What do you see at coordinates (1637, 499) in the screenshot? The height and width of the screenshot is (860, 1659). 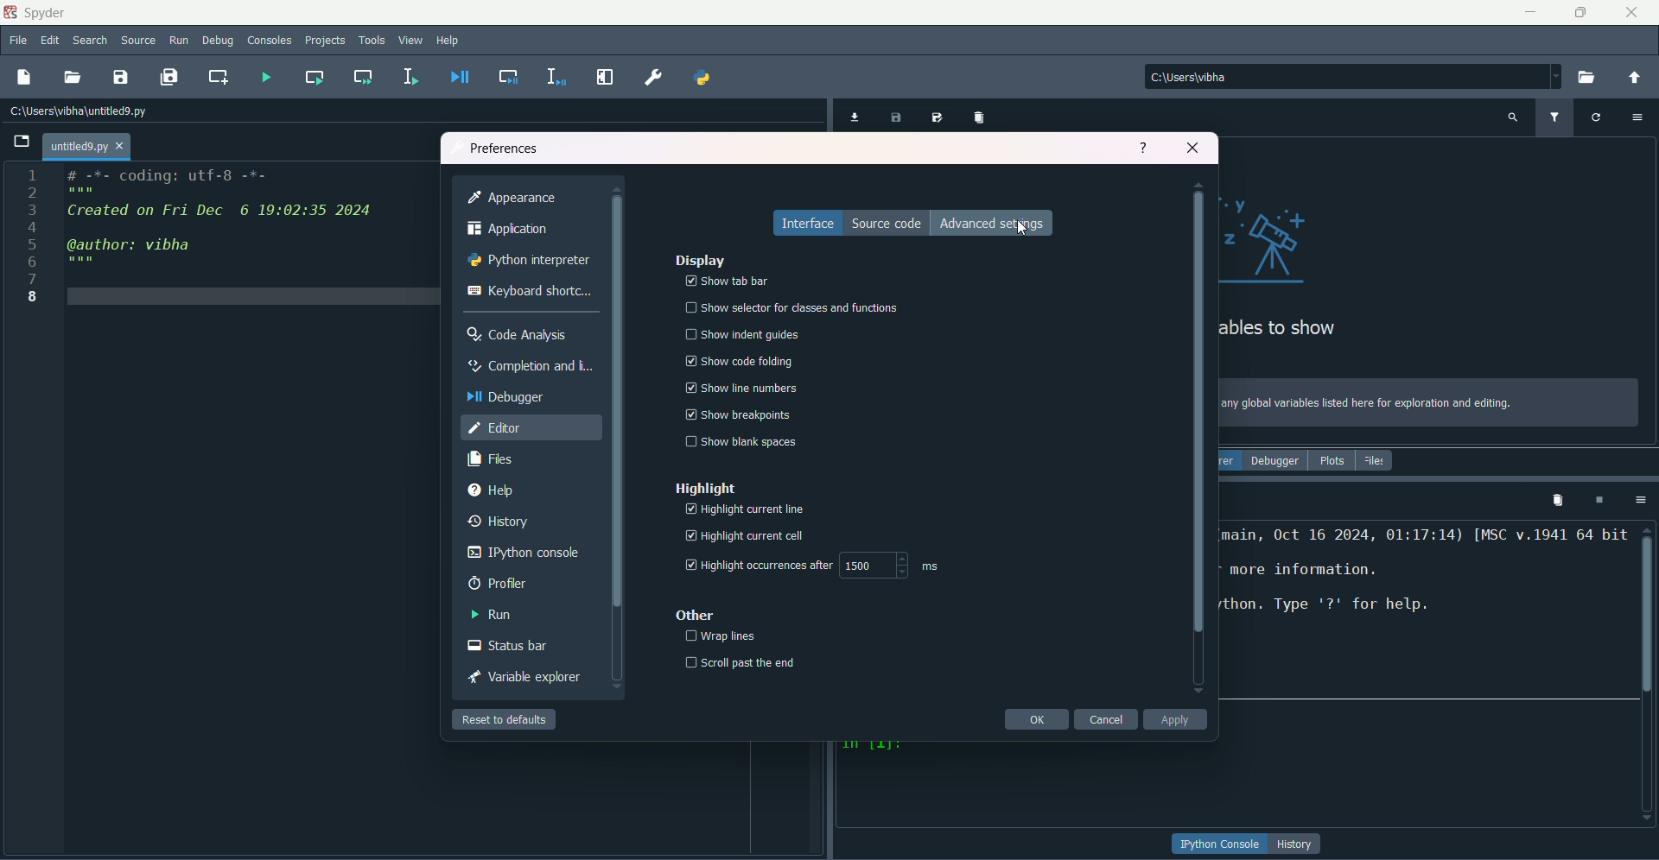 I see `options` at bounding box center [1637, 499].